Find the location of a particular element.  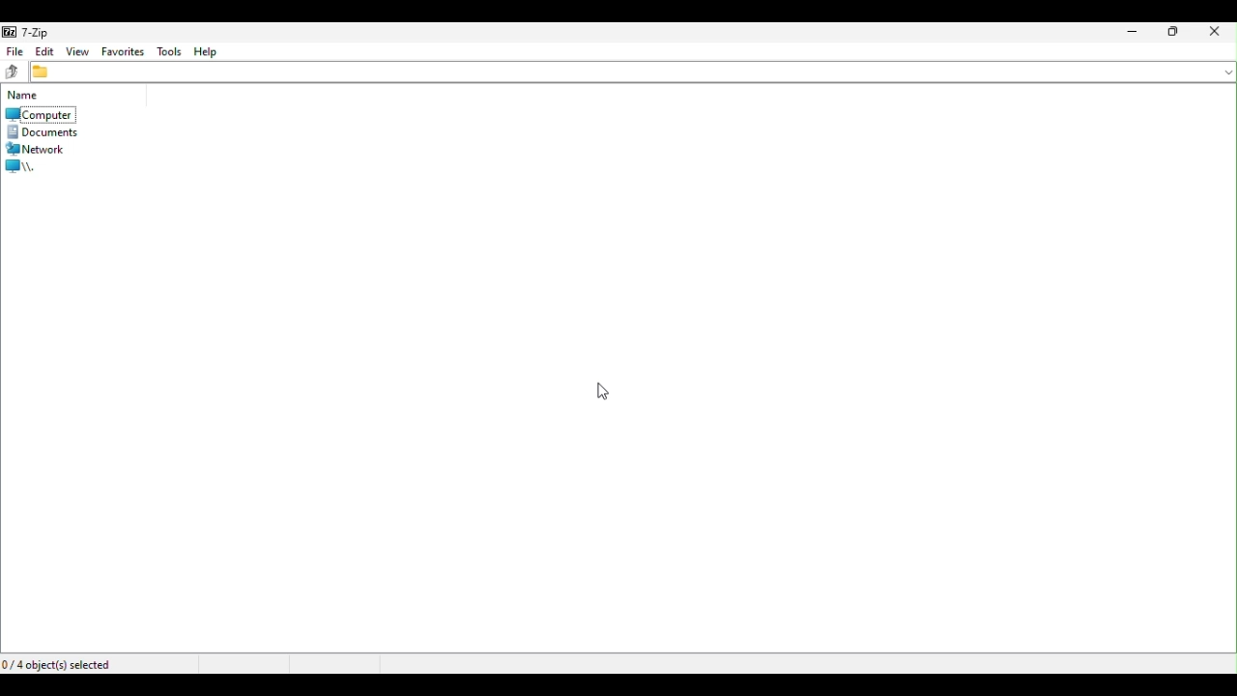

Minimise is located at coordinates (1130, 33).